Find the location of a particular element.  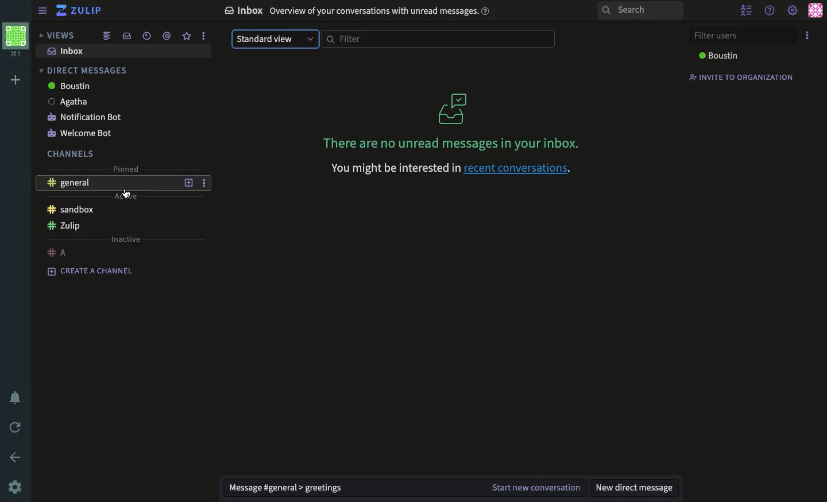

create a channel is located at coordinates (94, 273).